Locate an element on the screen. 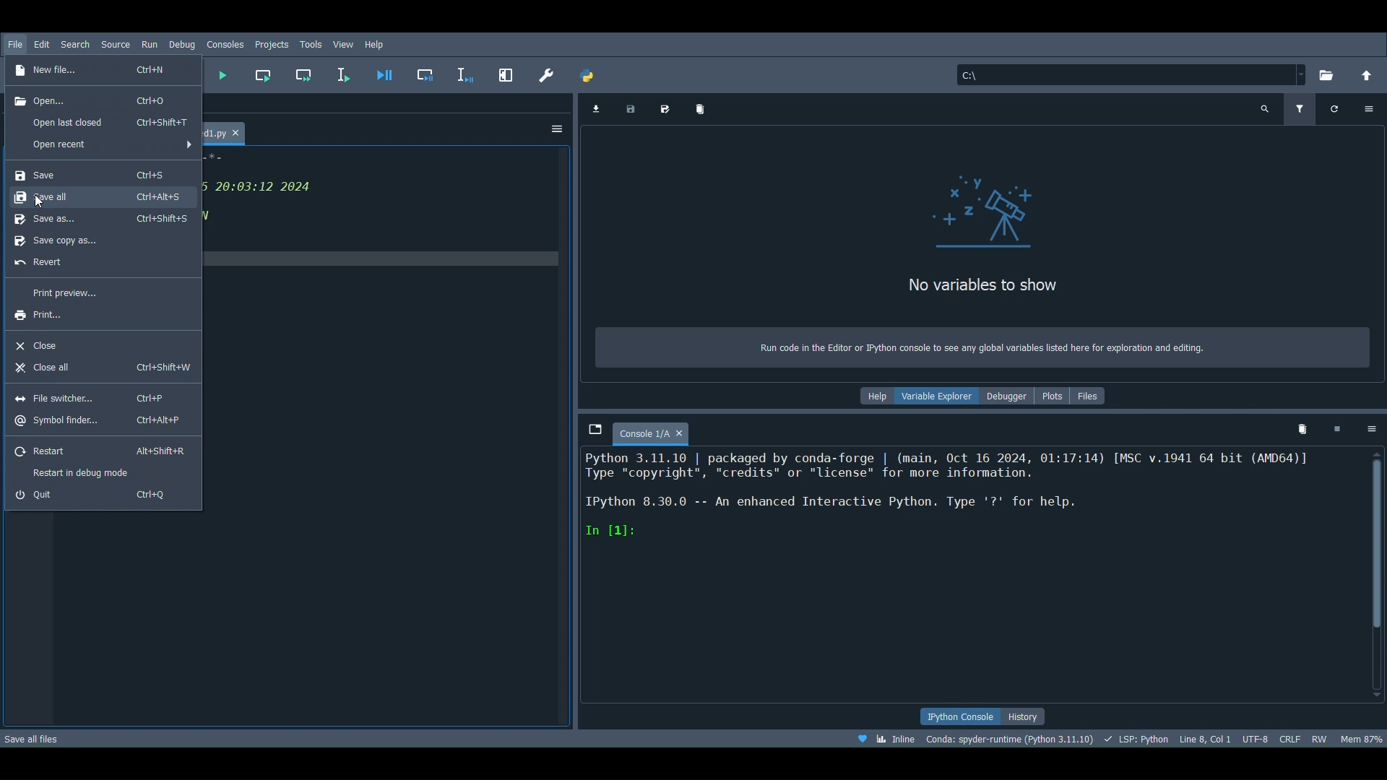 Image resolution: width=1387 pixels, height=780 pixels. Search is located at coordinates (74, 43).